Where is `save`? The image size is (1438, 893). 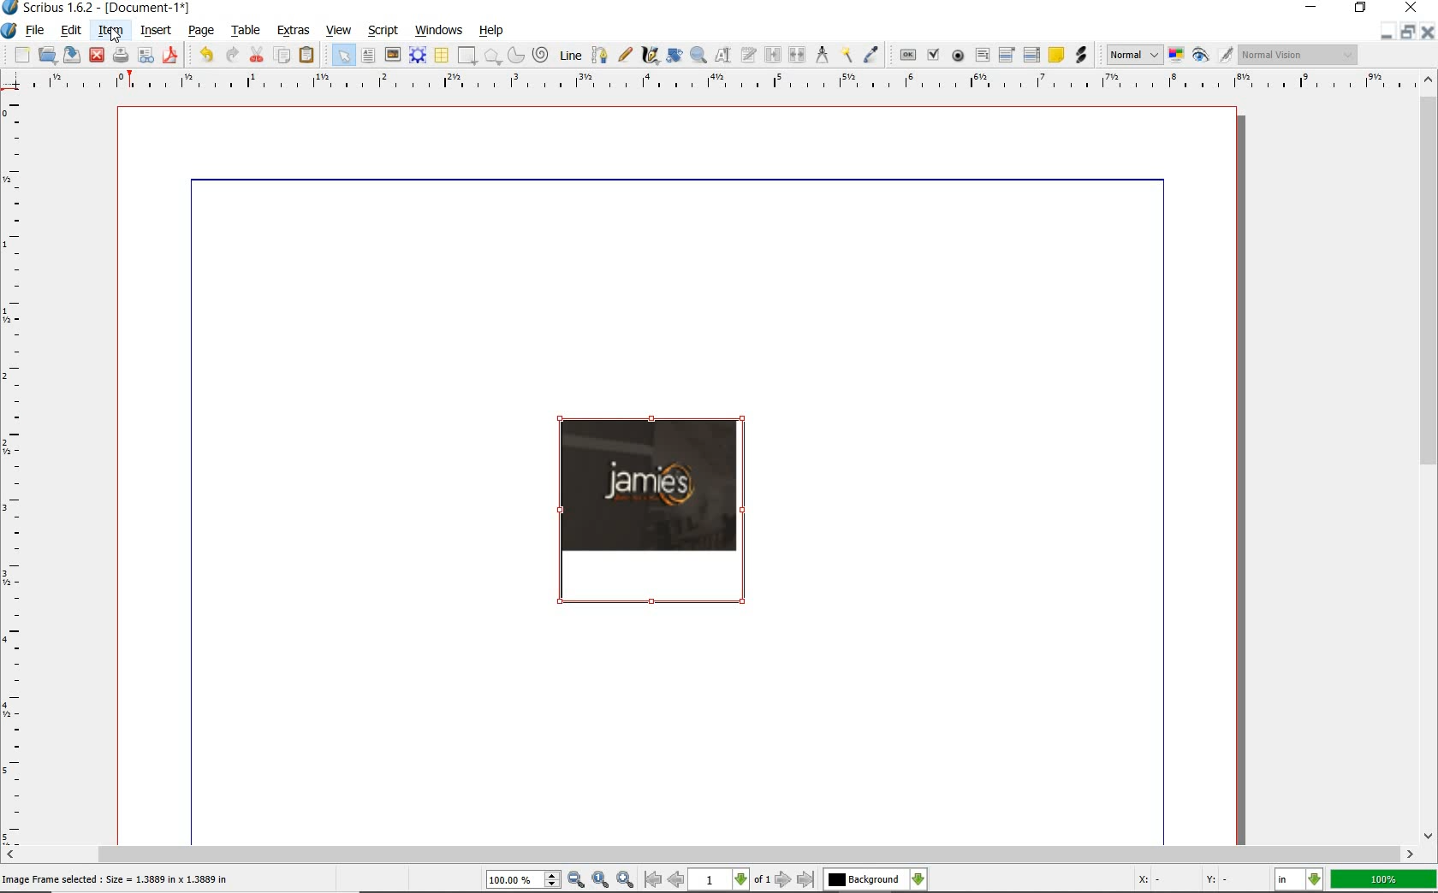
save is located at coordinates (74, 54).